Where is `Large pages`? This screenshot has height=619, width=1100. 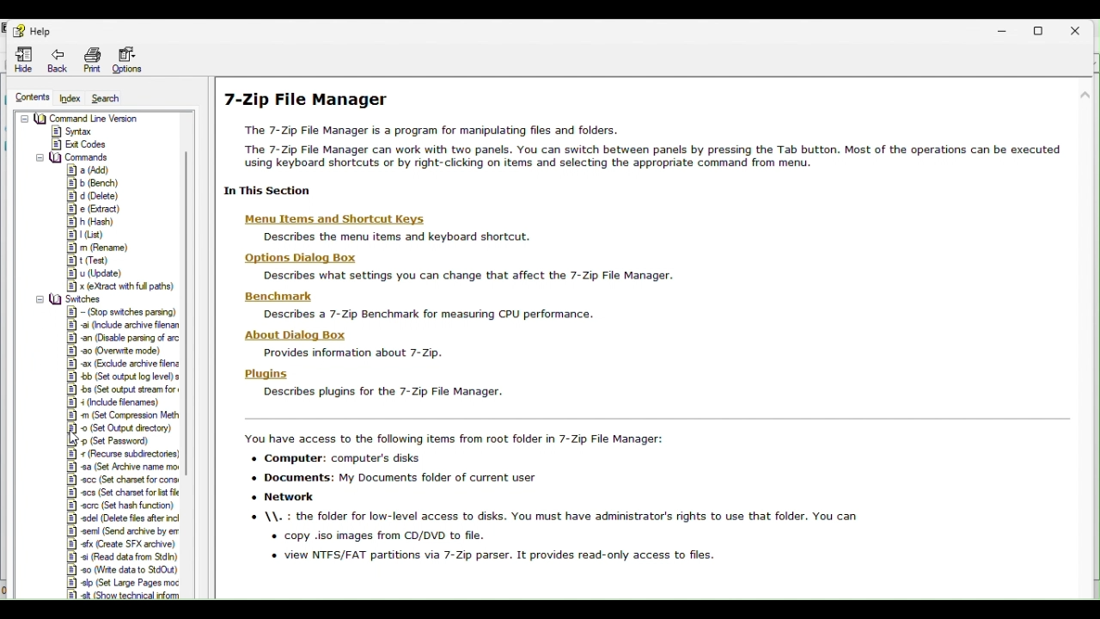
Large pages is located at coordinates (125, 584).